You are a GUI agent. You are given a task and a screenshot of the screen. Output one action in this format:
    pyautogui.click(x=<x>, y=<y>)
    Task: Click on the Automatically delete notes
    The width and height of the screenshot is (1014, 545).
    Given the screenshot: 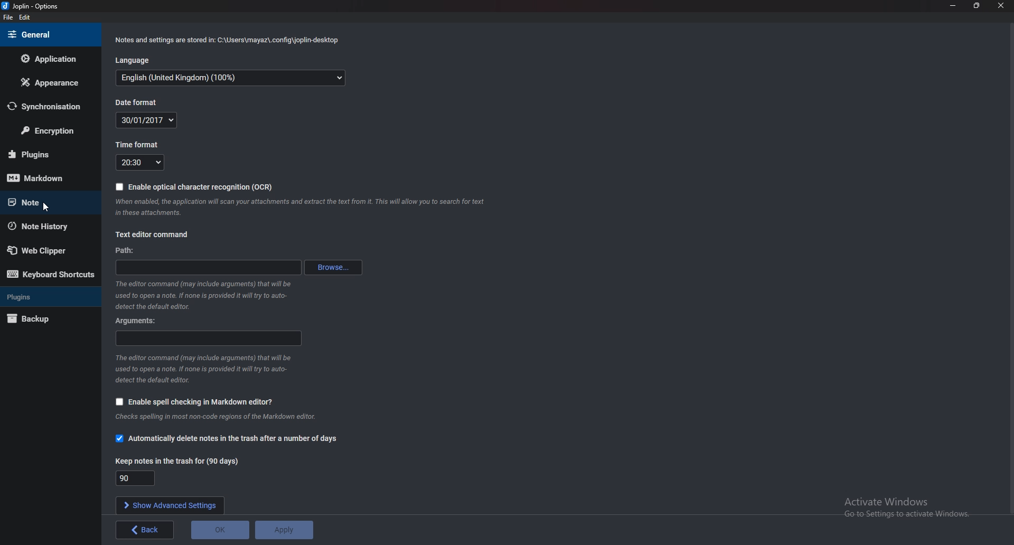 What is the action you would take?
    pyautogui.click(x=234, y=439)
    